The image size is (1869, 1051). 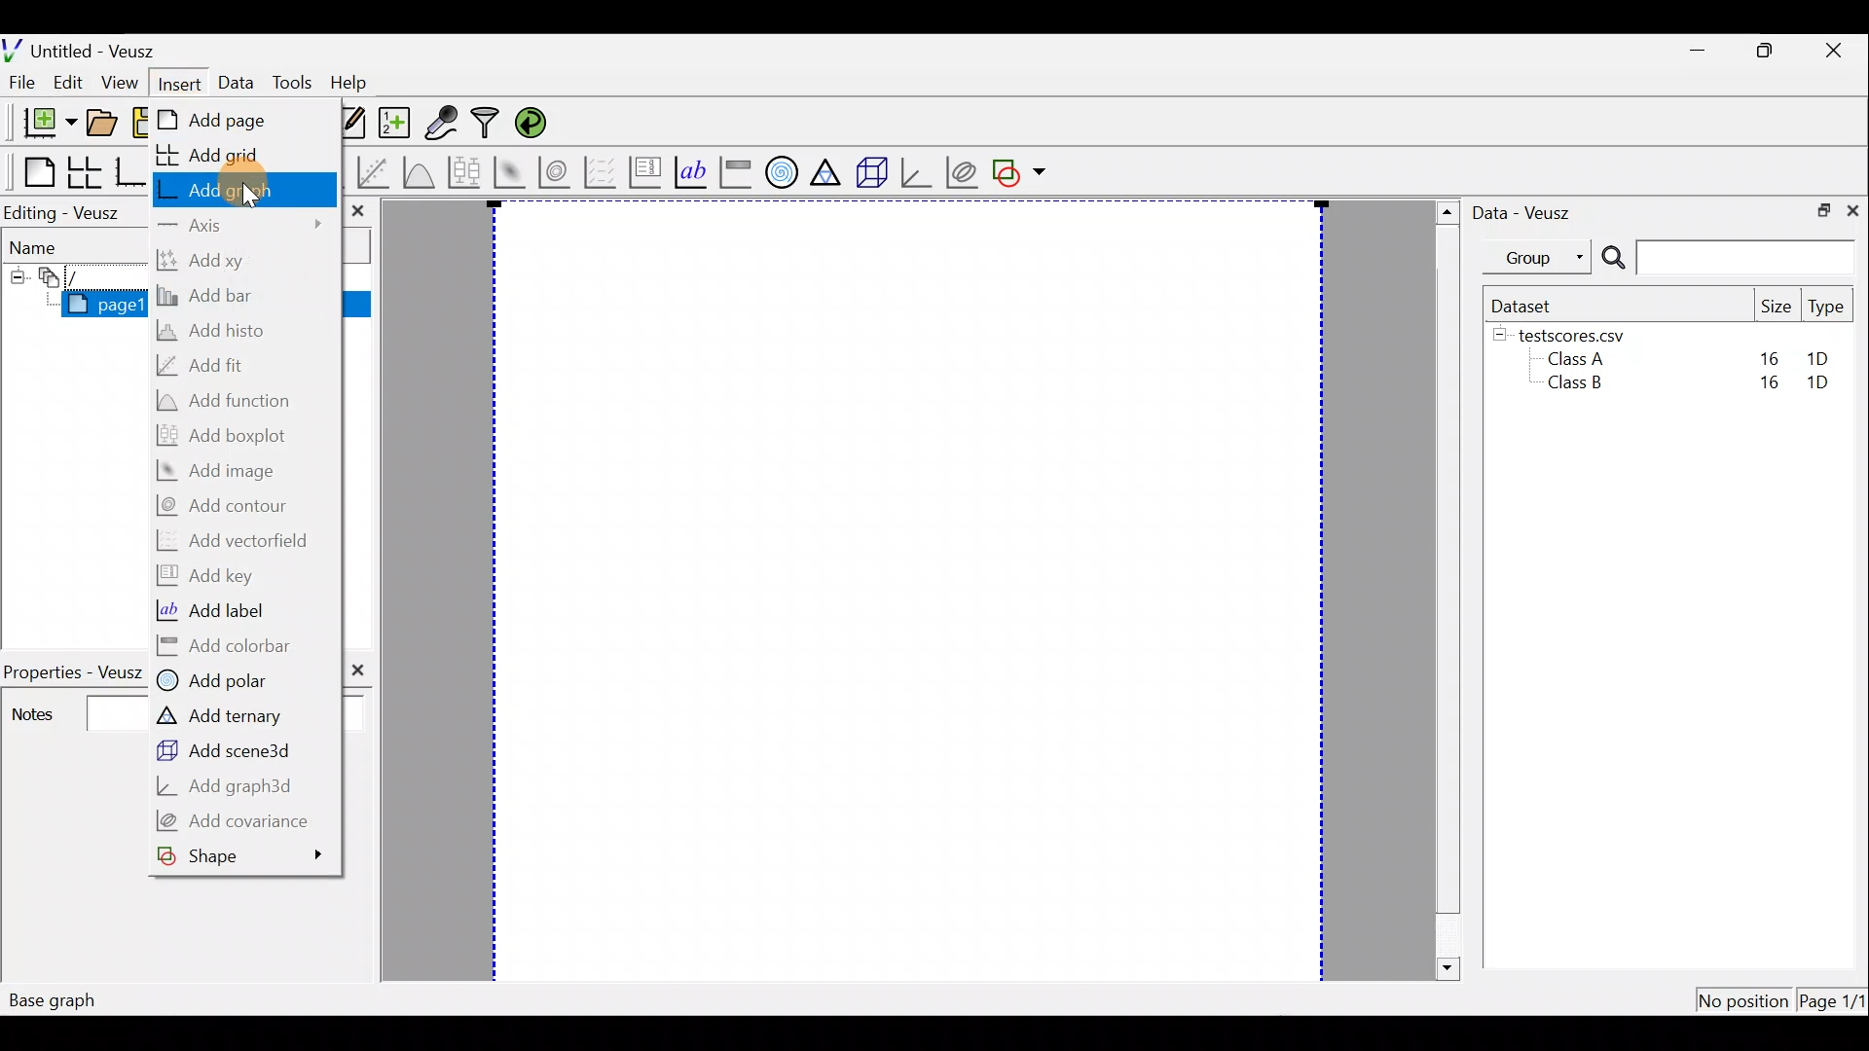 I want to click on Add vectorfield, so click(x=238, y=540).